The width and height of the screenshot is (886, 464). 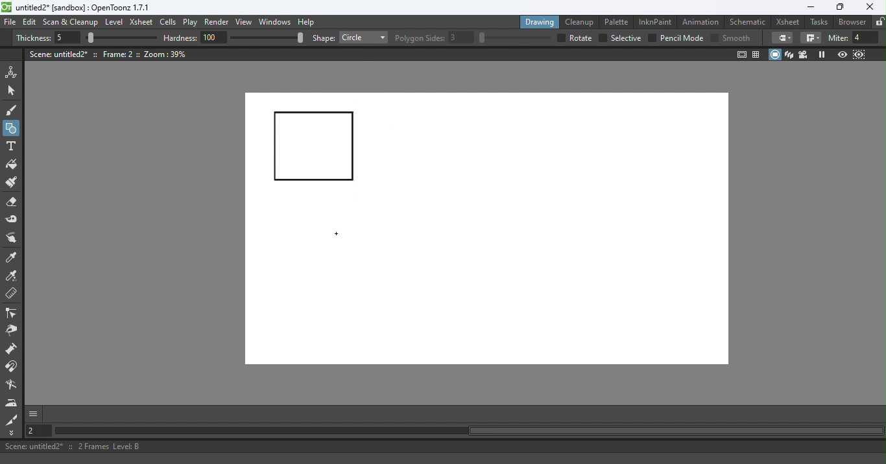 What do you see at coordinates (702, 21) in the screenshot?
I see `Animation` at bounding box center [702, 21].